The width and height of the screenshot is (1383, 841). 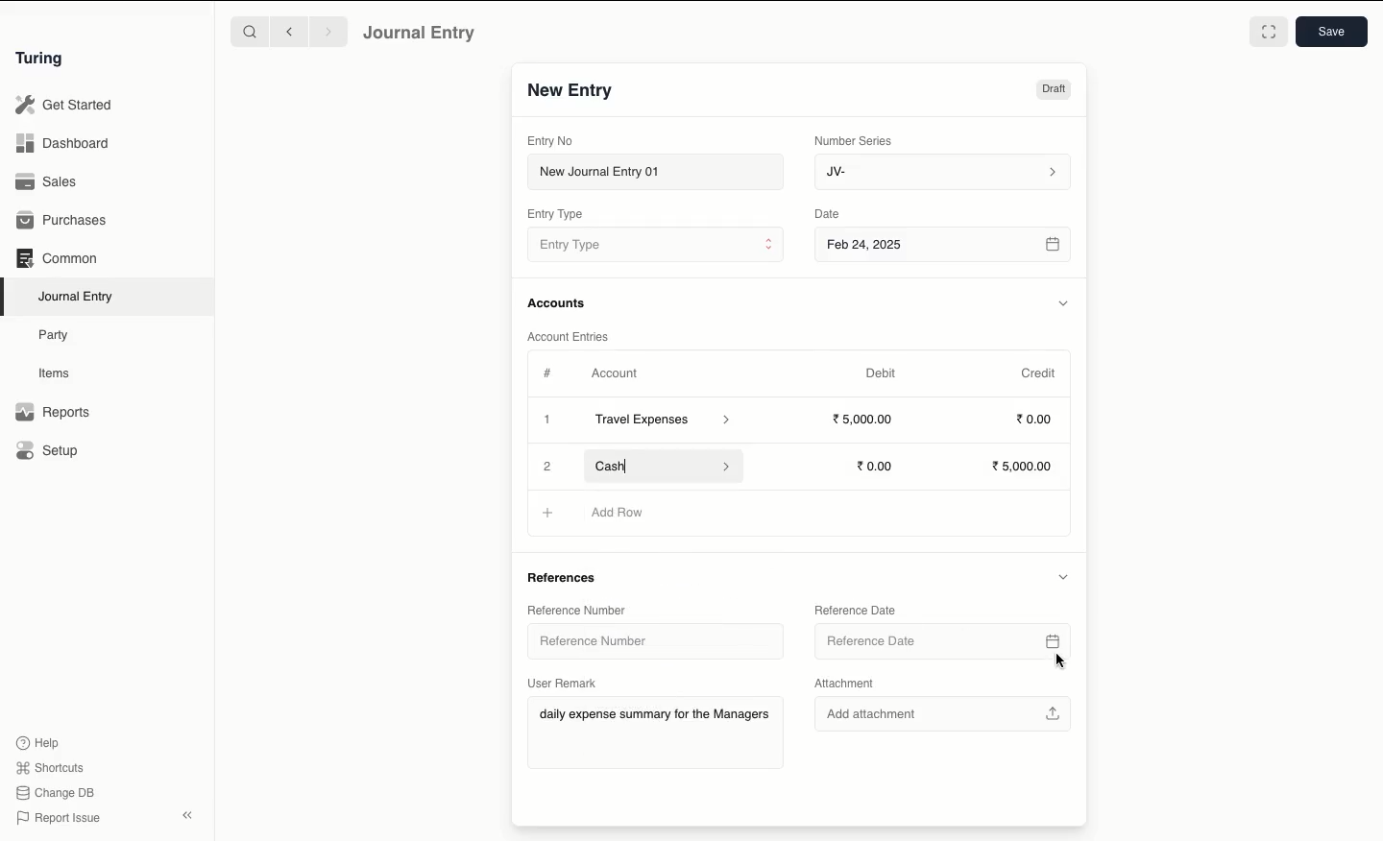 What do you see at coordinates (563, 683) in the screenshot?
I see `User Remark` at bounding box center [563, 683].